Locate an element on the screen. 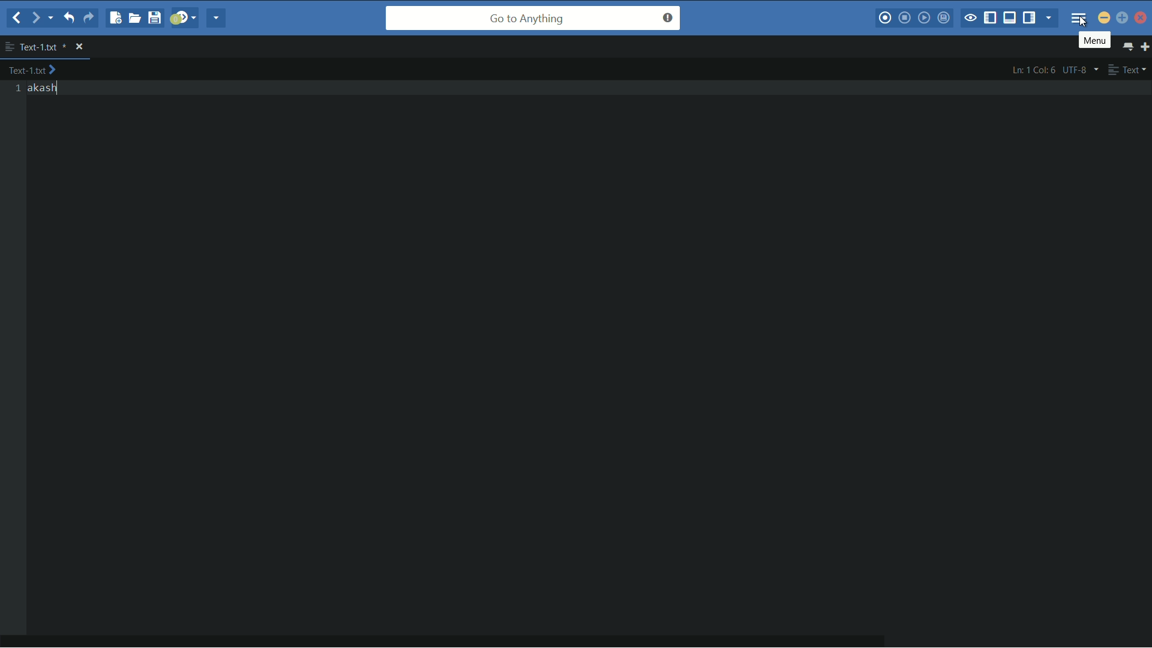 Image resolution: width=1152 pixels, height=648 pixels. new tab is located at coordinates (1145, 47).